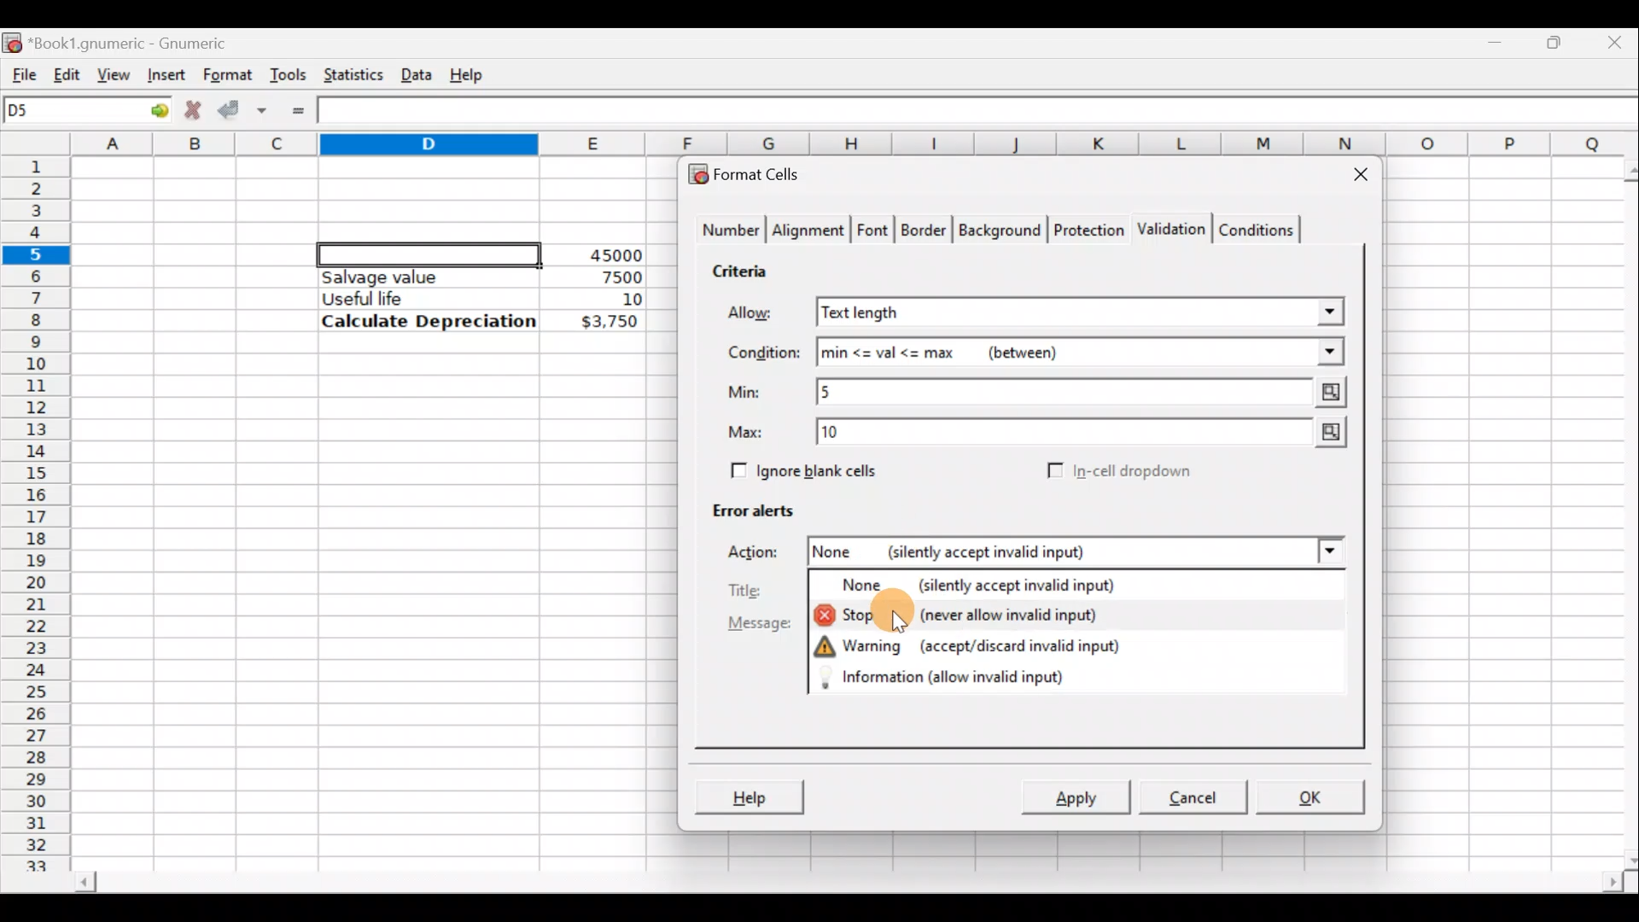 The image size is (1639, 922). Describe the element at coordinates (611, 300) in the screenshot. I see `10` at that location.